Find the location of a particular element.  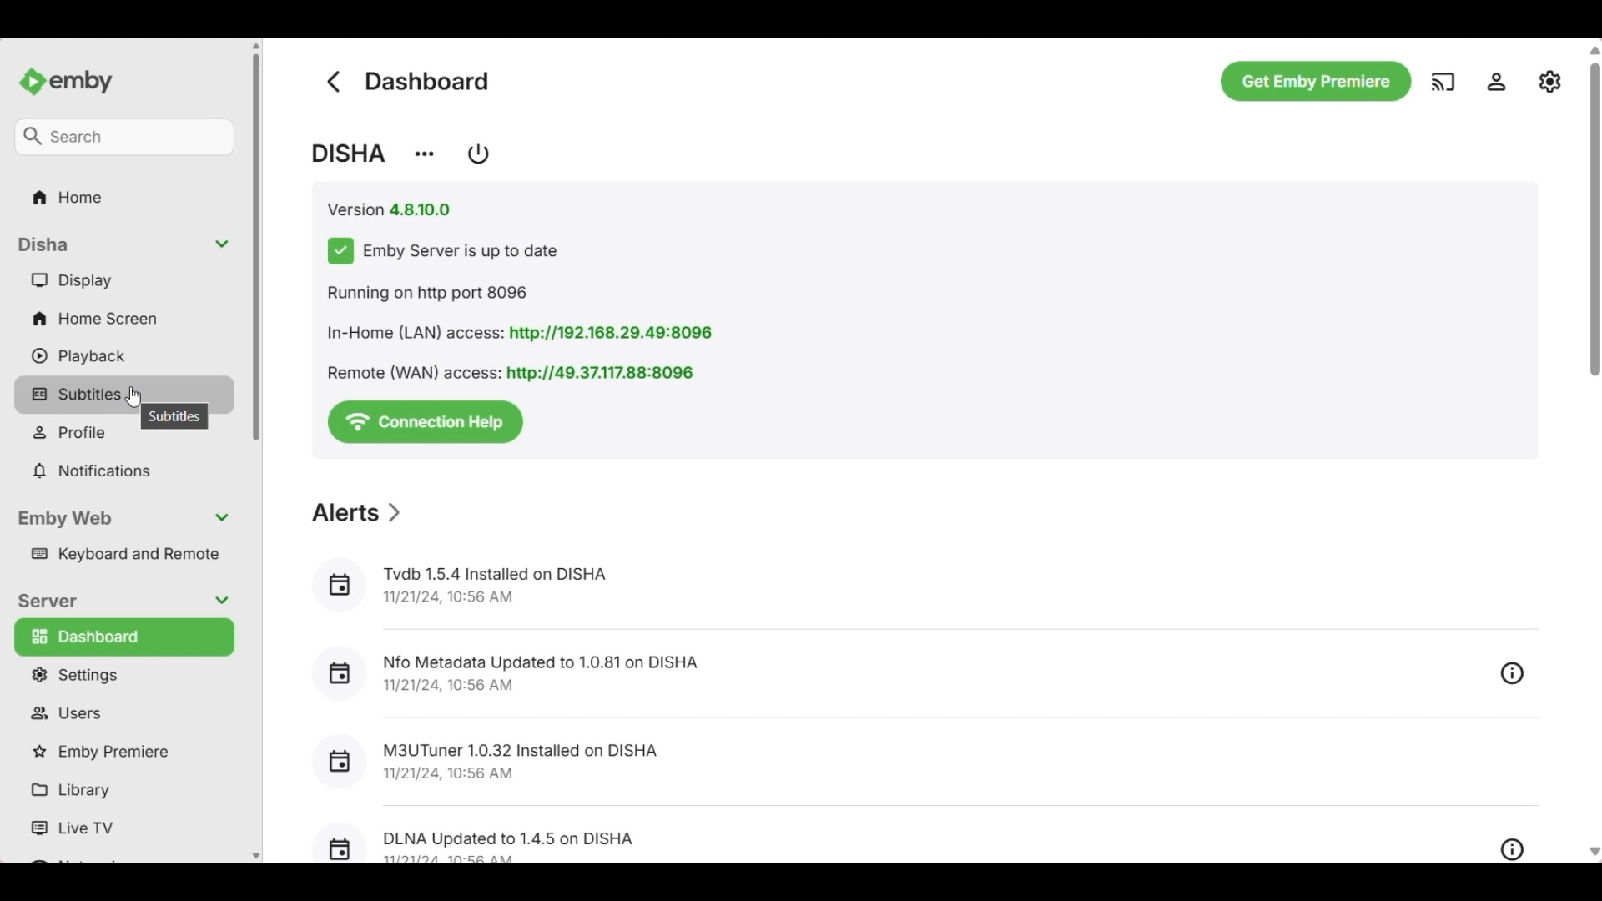

Get help about server connection is located at coordinates (426, 422).